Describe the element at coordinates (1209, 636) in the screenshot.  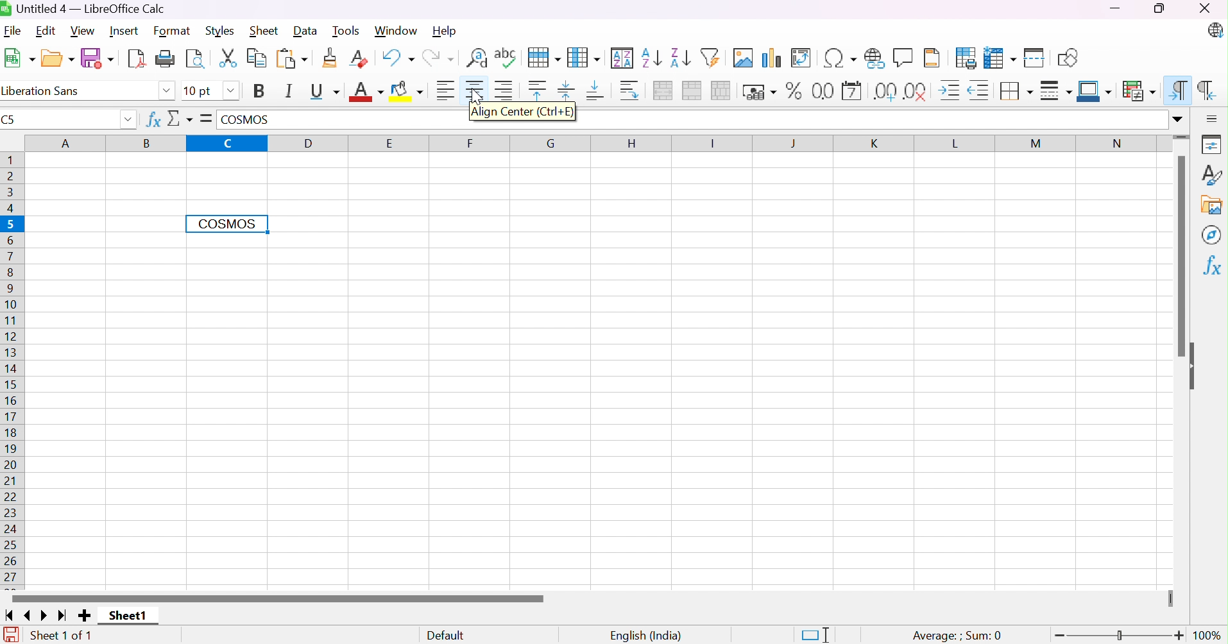
I see `100%` at that location.